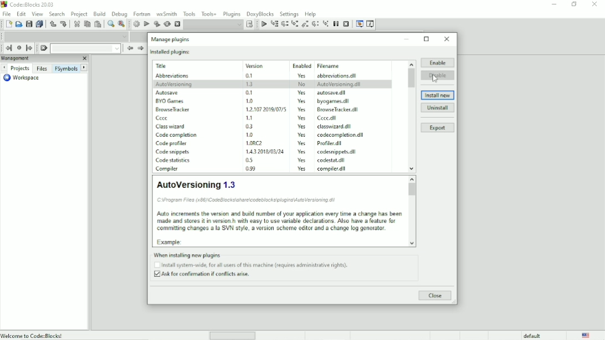 This screenshot has height=340, width=605. Describe the element at coordinates (33, 335) in the screenshot. I see `Welcome to Code::Blocks!` at that location.